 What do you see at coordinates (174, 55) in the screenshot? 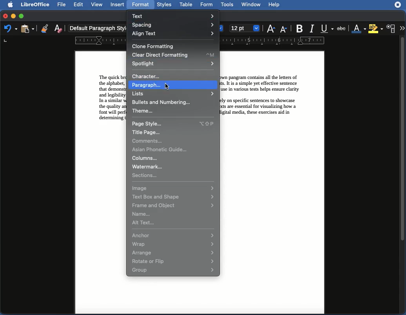
I see `Clear direct formatting` at bounding box center [174, 55].